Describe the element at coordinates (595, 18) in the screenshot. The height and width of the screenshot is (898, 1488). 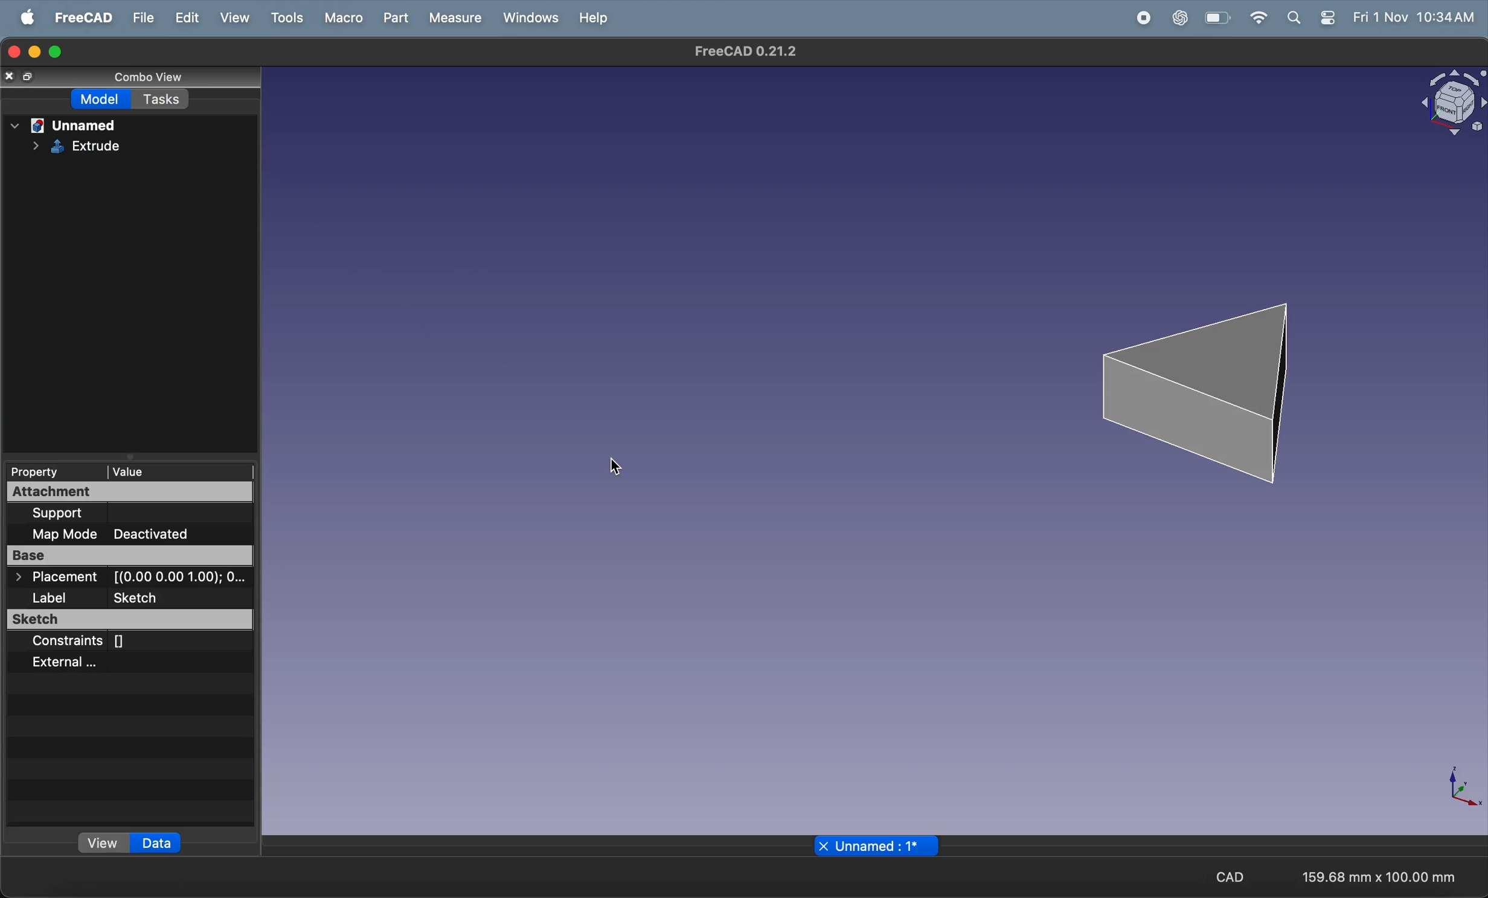
I see `help` at that location.